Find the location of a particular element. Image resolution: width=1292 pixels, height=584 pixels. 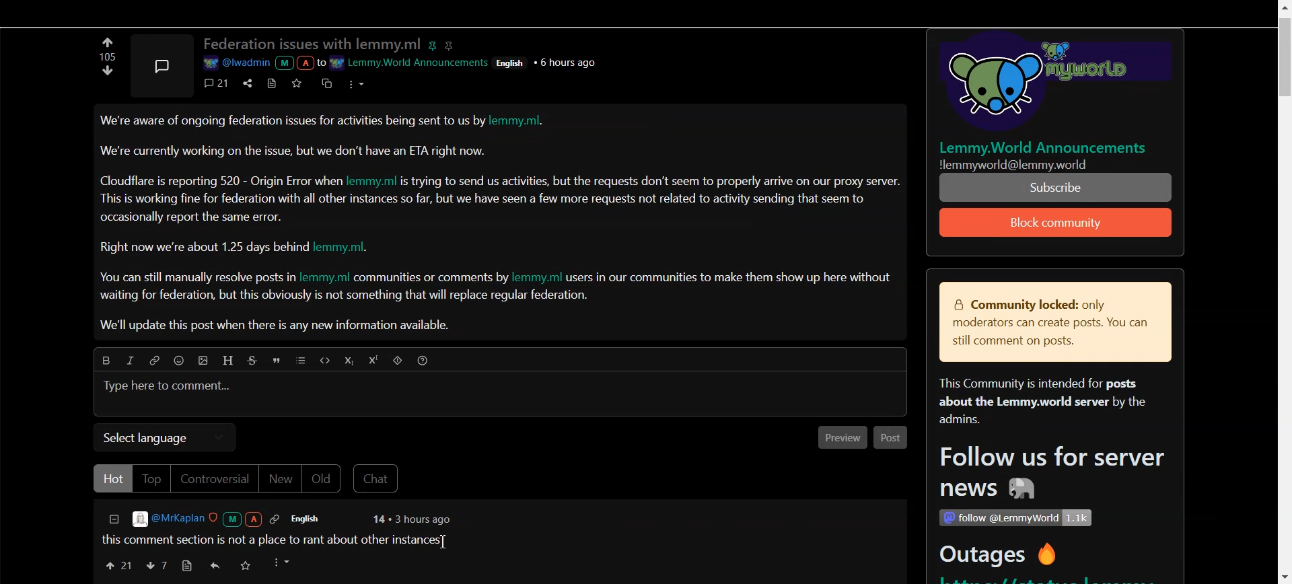

Bold is located at coordinates (102, 359).